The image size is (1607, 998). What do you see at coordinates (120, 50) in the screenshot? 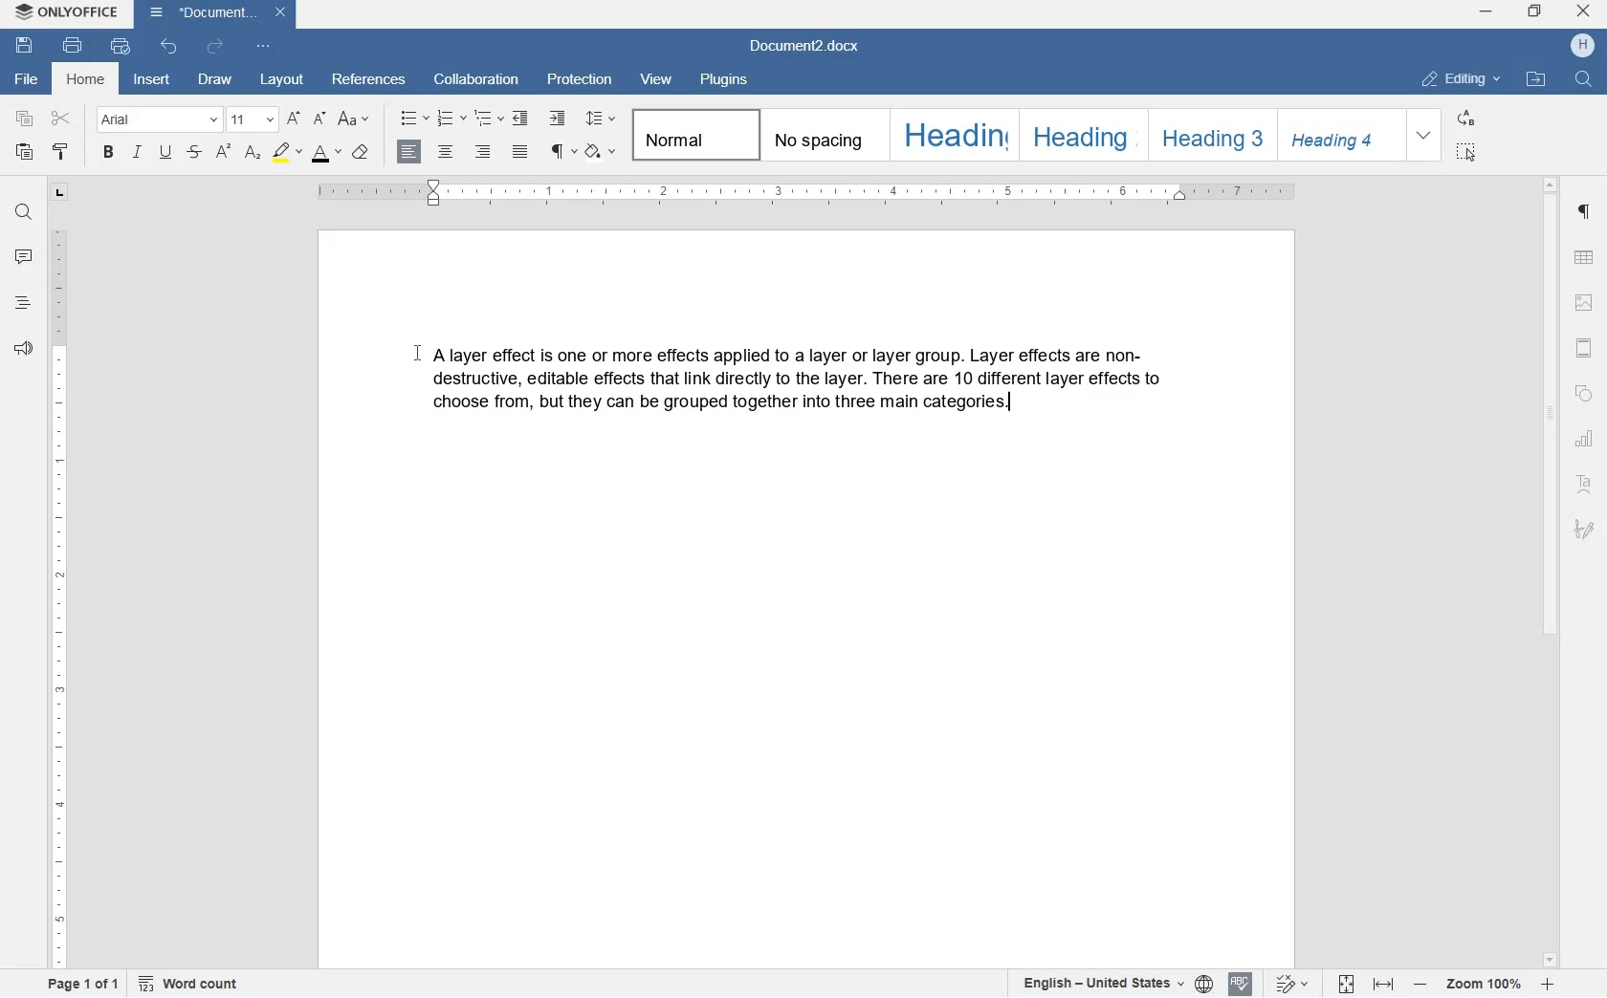
I see `quick print` at bounding box center [120, 50].